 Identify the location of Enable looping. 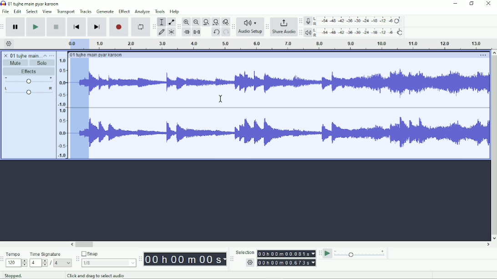
(140, 27).